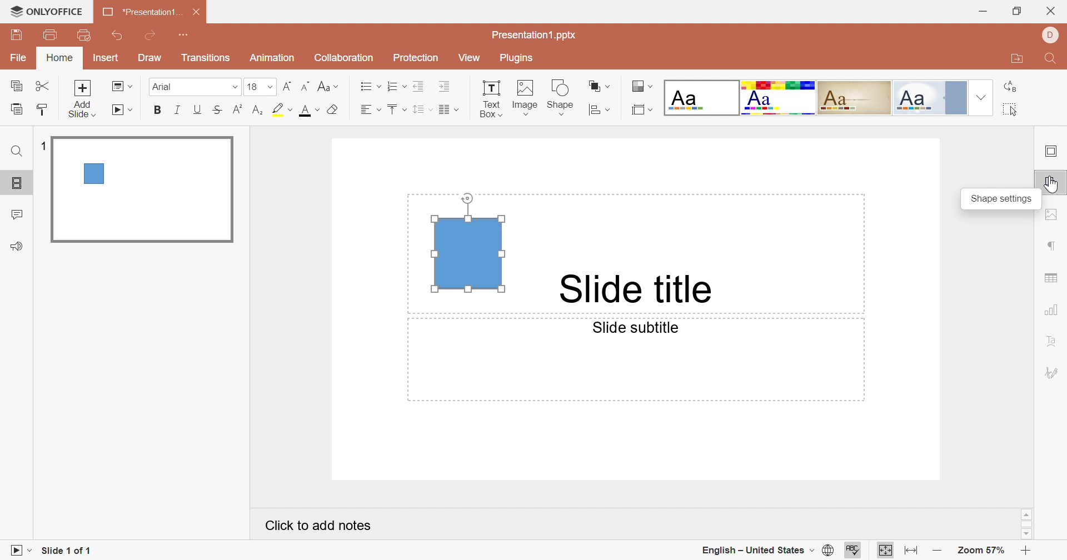  Describe the element at coordinates (395, 109) in the screenshot. I see `Align Top` at that location.